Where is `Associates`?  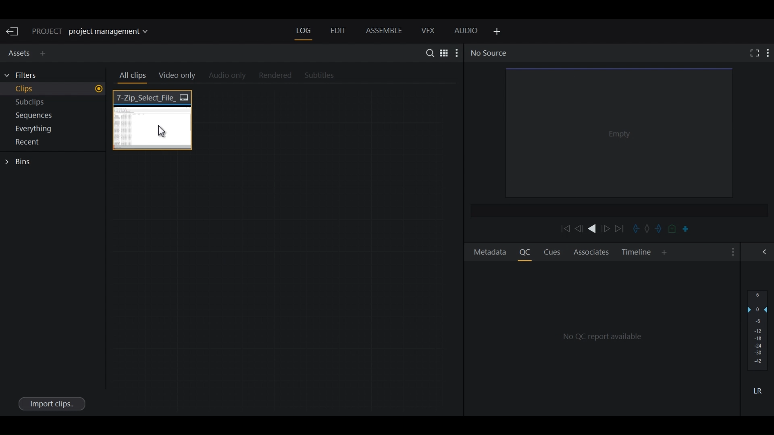 Associates is located at coordinates (591, 252).